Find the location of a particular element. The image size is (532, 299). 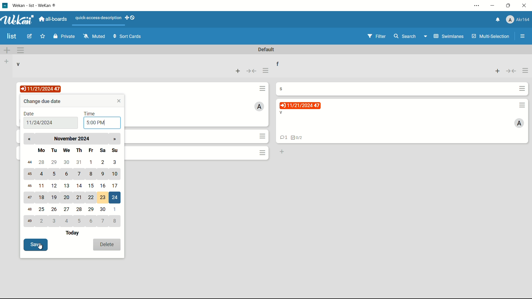

filter is located at coordinates (377, 36).